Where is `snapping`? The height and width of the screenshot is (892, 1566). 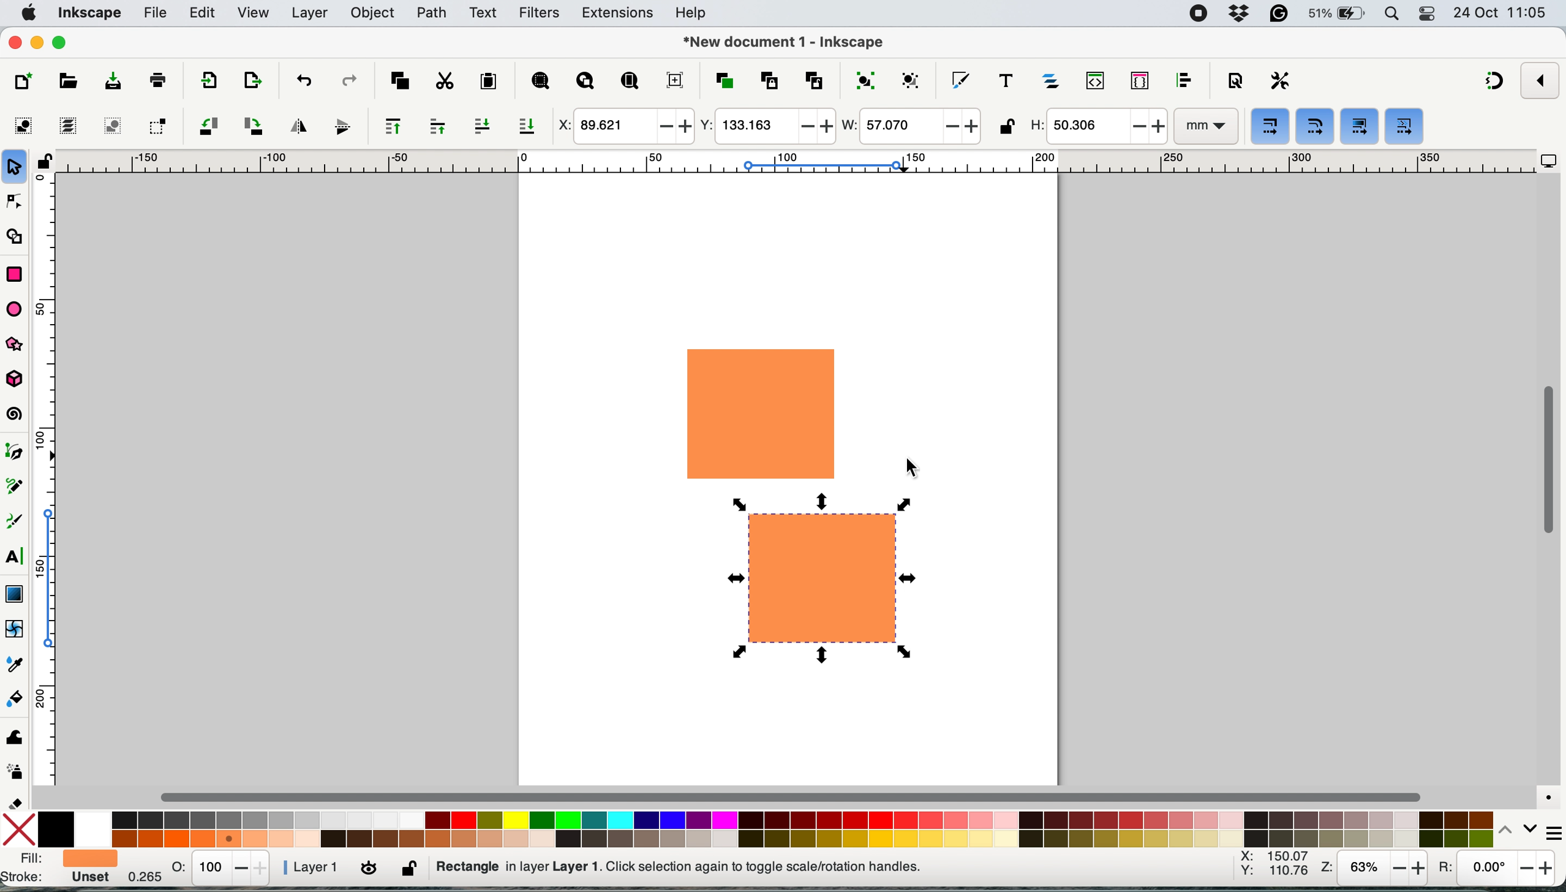 snapping is located at coordinates (1496, 82).